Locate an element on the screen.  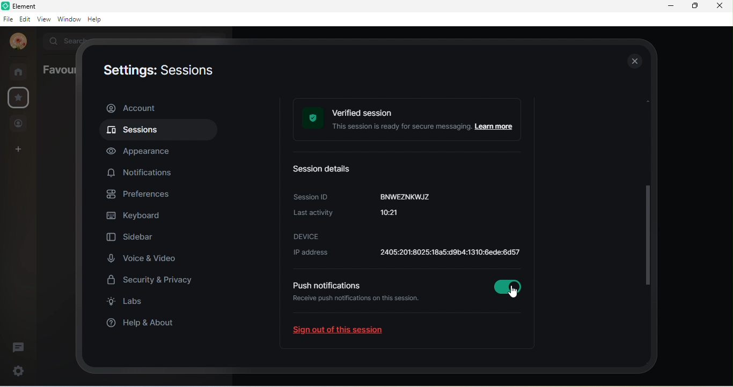
edit is located at coordinates (25, 19).